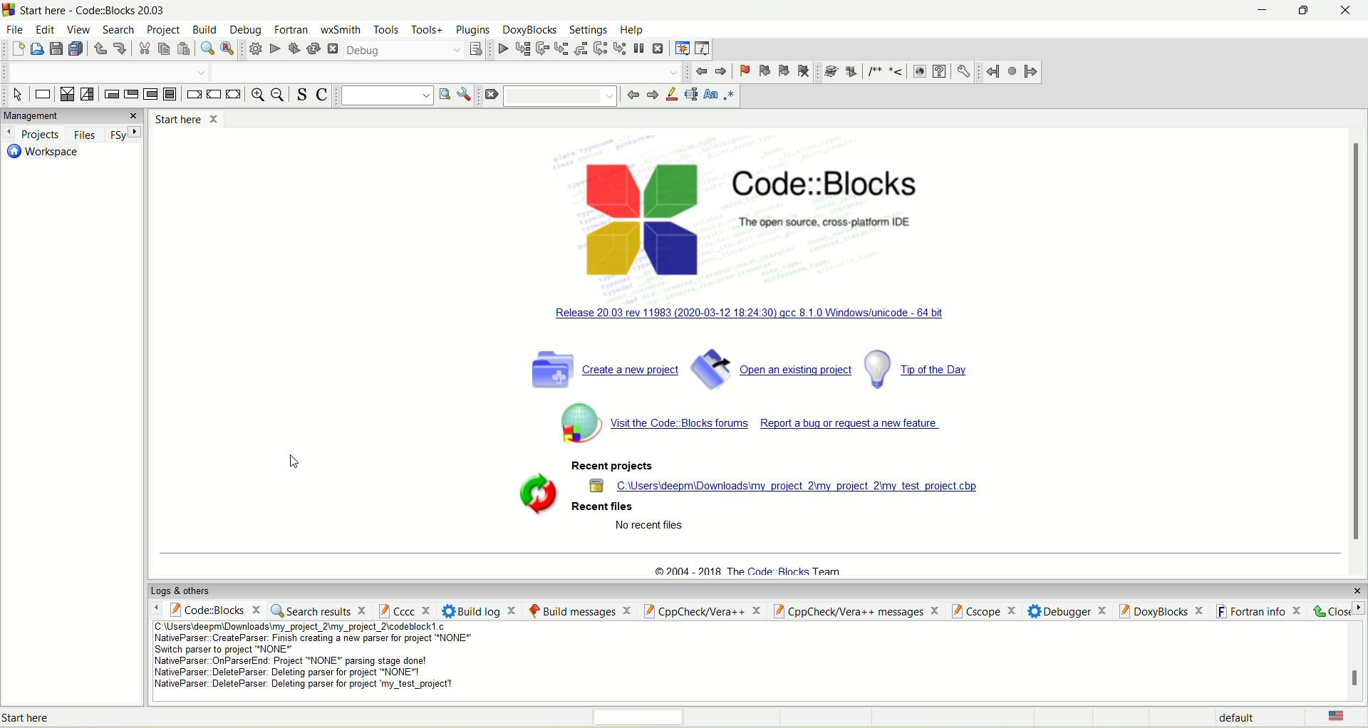  I want to click on project, so click(165, 33).